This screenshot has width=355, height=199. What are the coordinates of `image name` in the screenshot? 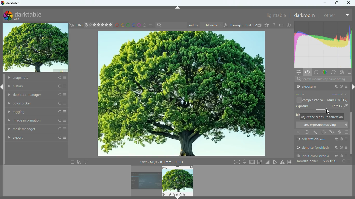 It's located at (244, 26).